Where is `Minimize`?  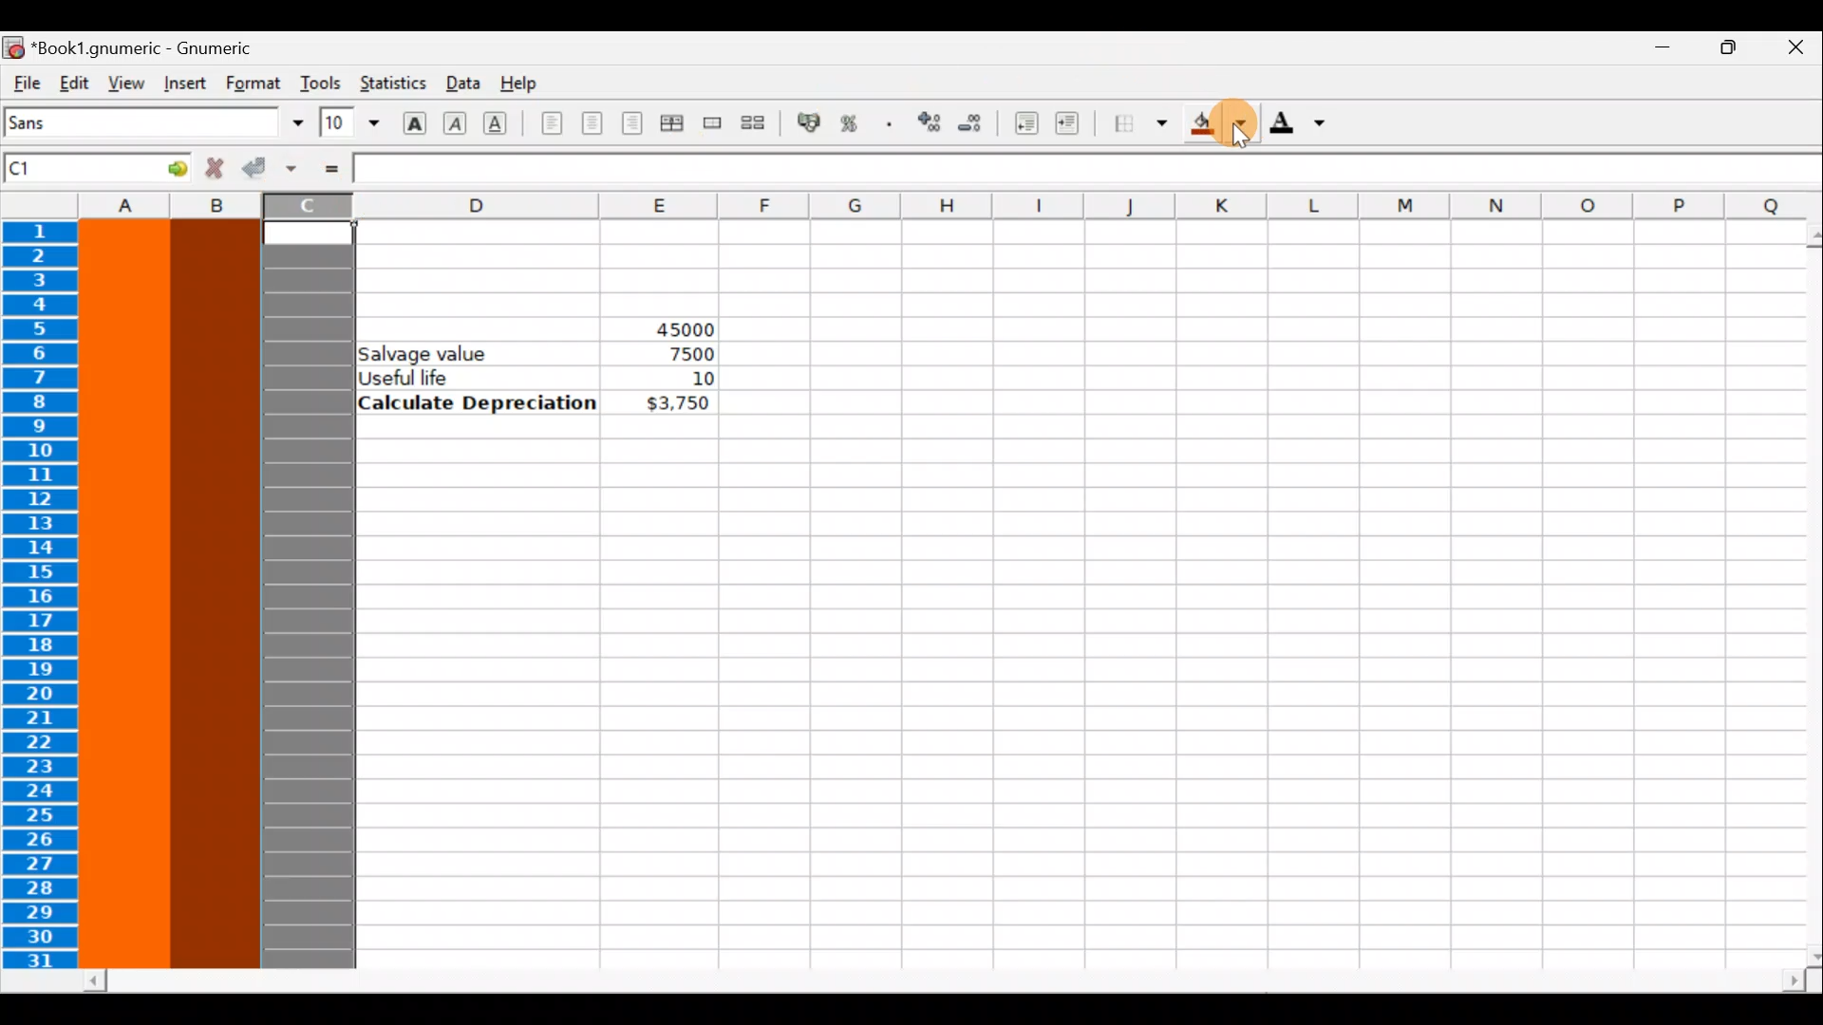
Minimize is located at coordinates (1653, 53).